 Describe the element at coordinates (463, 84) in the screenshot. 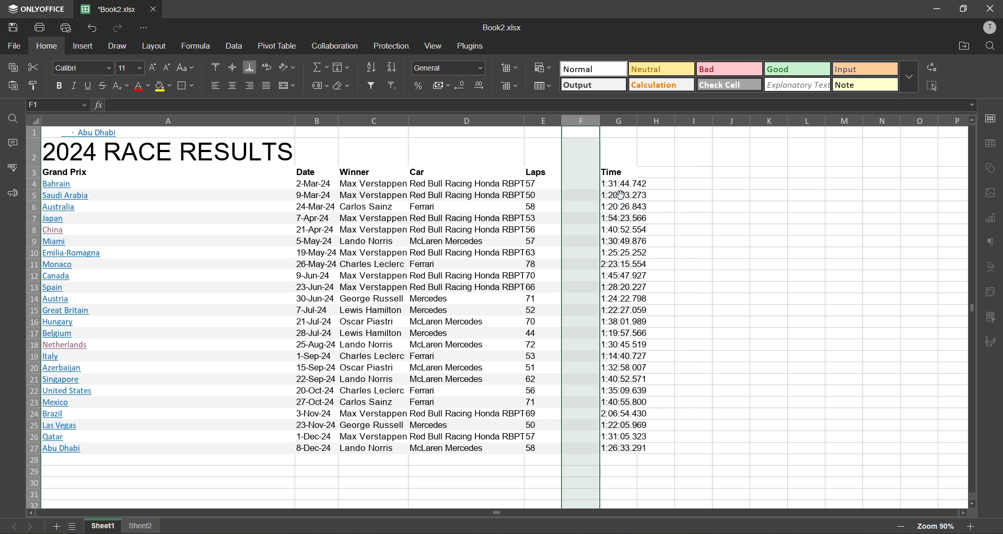

I see `decrease decimal` at that location.